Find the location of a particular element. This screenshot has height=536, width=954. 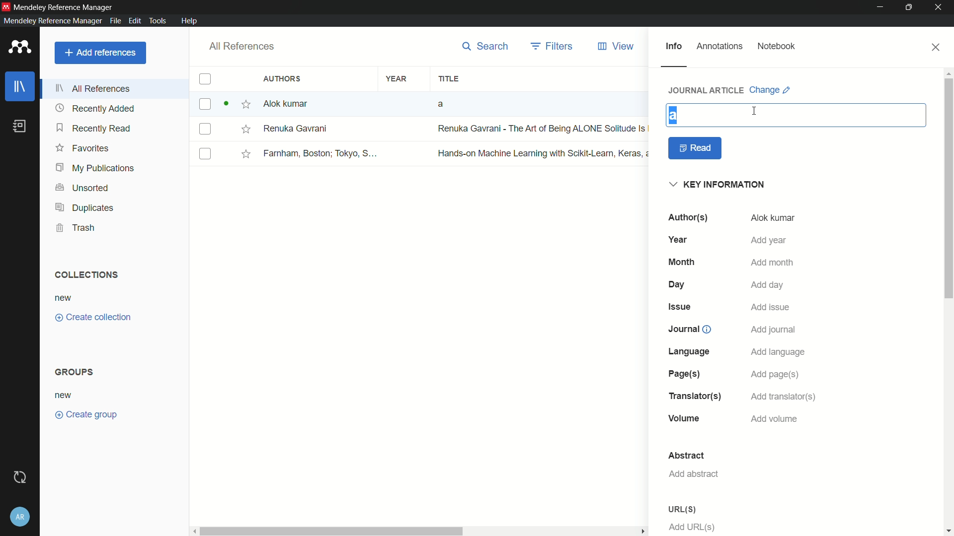

book-1 is located at coordinates (354, 104).